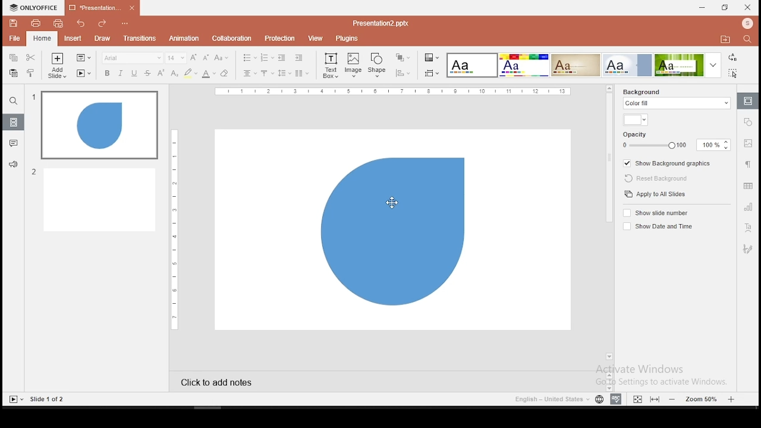 The width and height of the screenshot is (761, 428). Describe the element at coordinates (655, 399) in the screenshot. I see `fit to slide` at that location.